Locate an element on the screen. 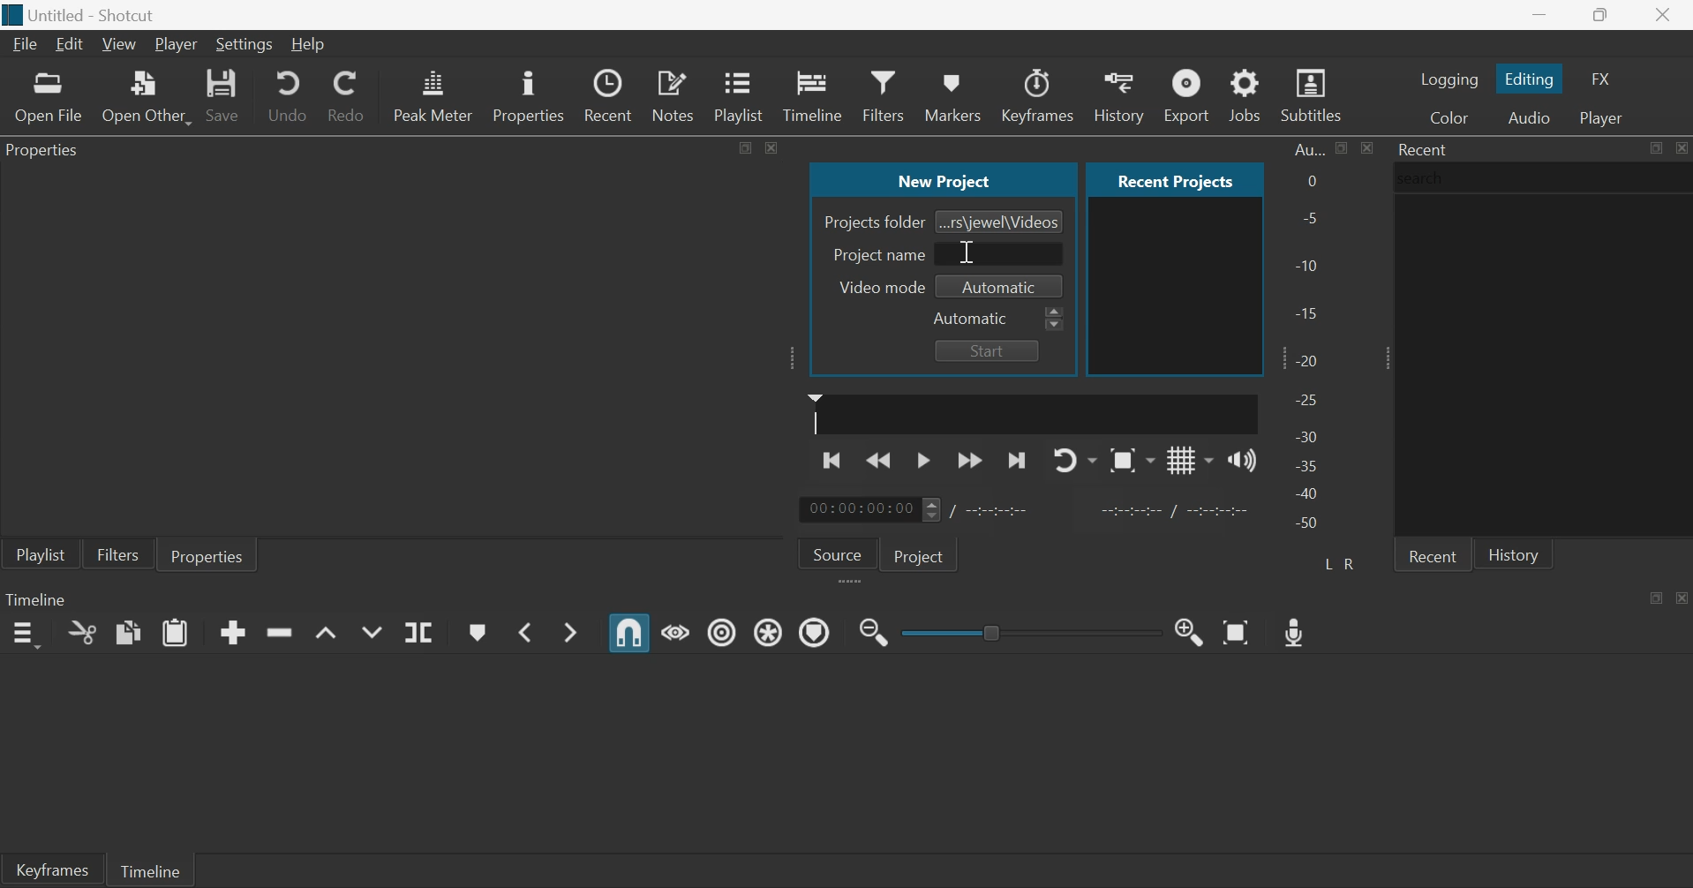 The width and height of the screenshot is (1693, 888). Scrub while dragging is located at coordinates (676, 630).